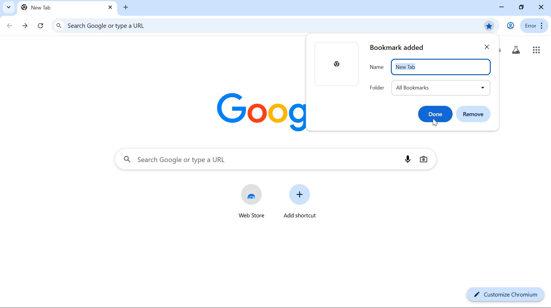 The height and width of the screenshot is (308, 551). Describe the element at coordinates (423, 159) in the screenshot. I see `image search` at that location.